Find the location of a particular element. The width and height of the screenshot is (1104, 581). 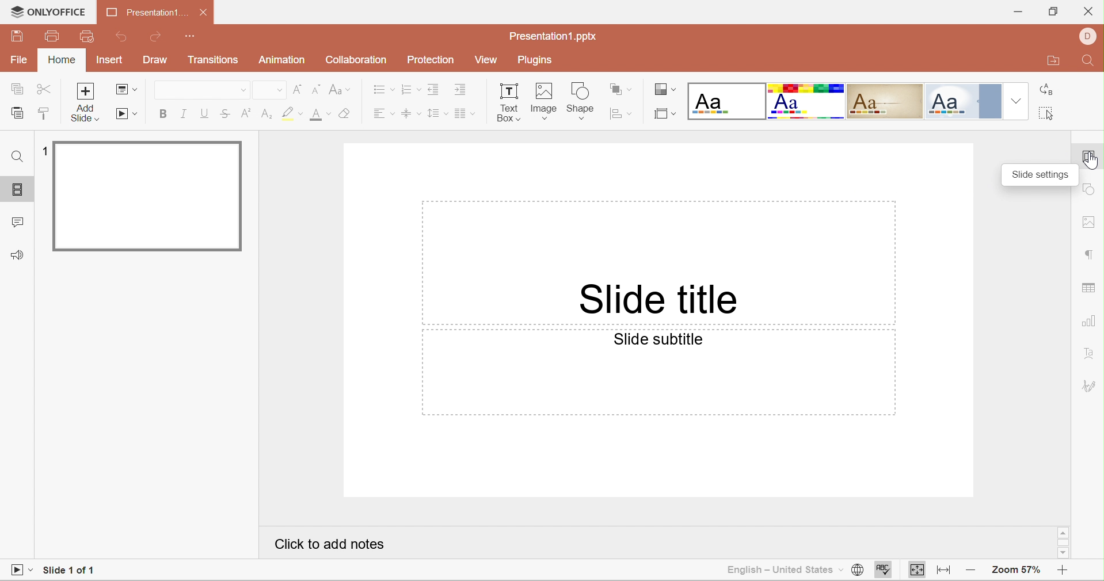

Close is located at coordinates (1088, 12).